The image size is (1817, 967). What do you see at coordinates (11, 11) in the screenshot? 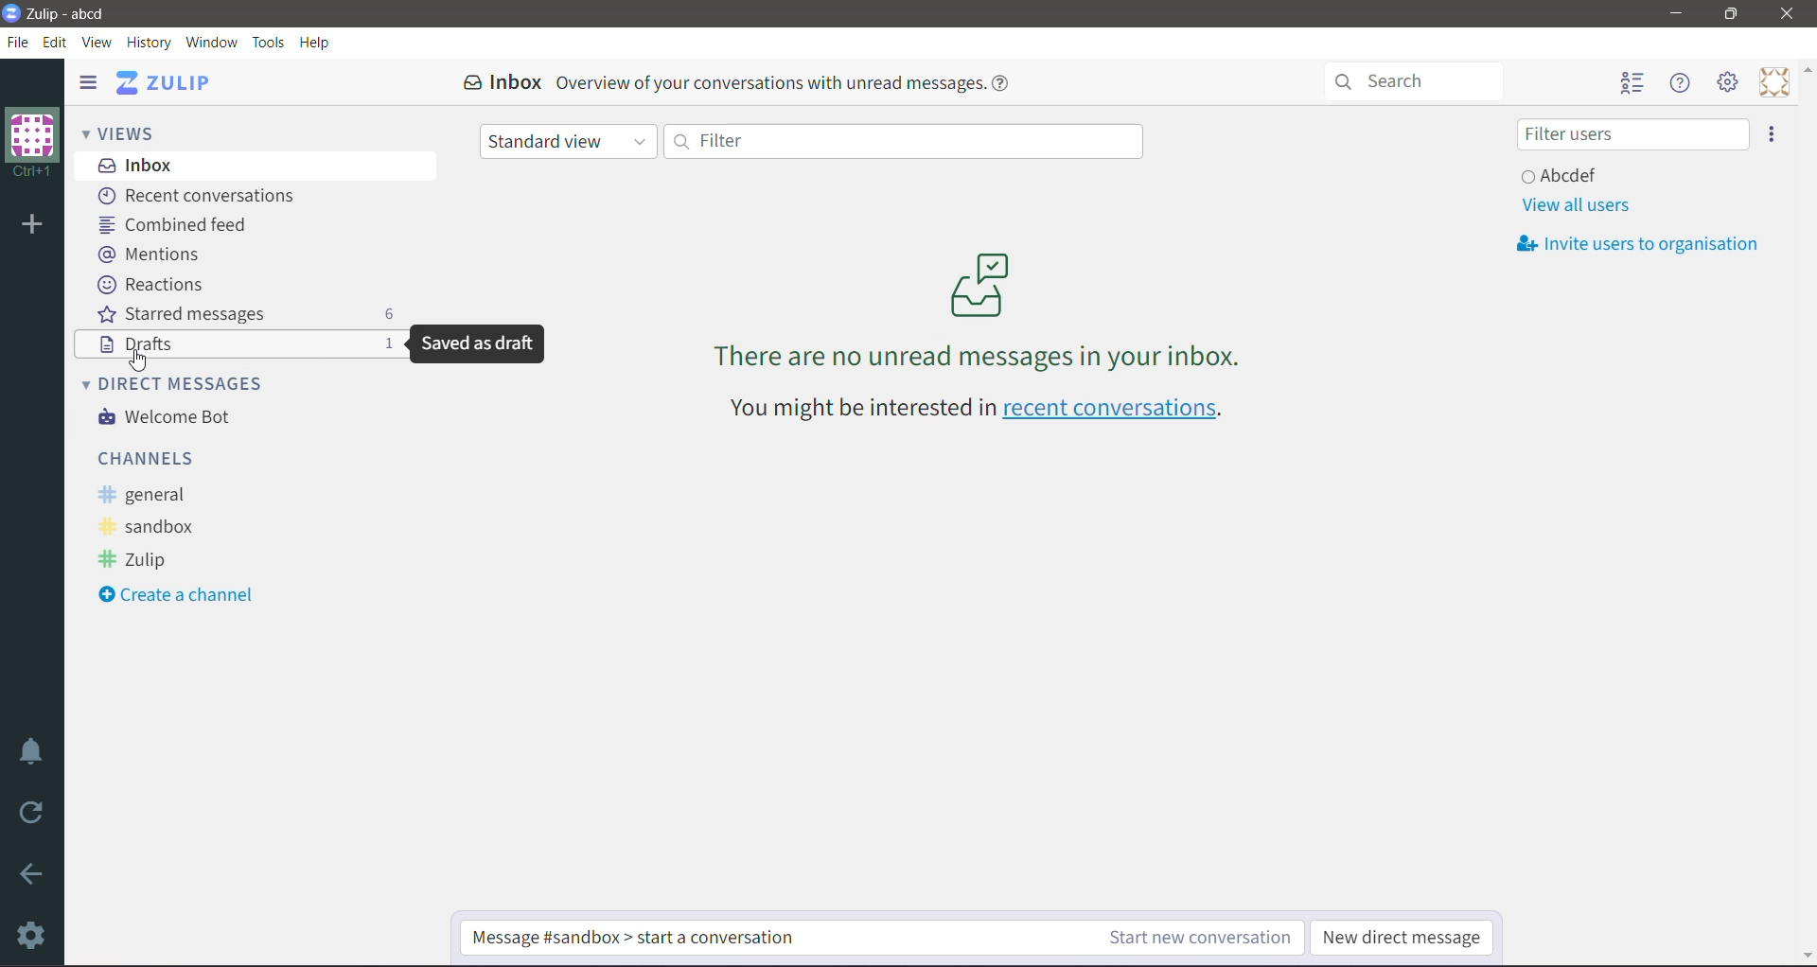
I see `Application Logo` at bounding box center [11, 11].